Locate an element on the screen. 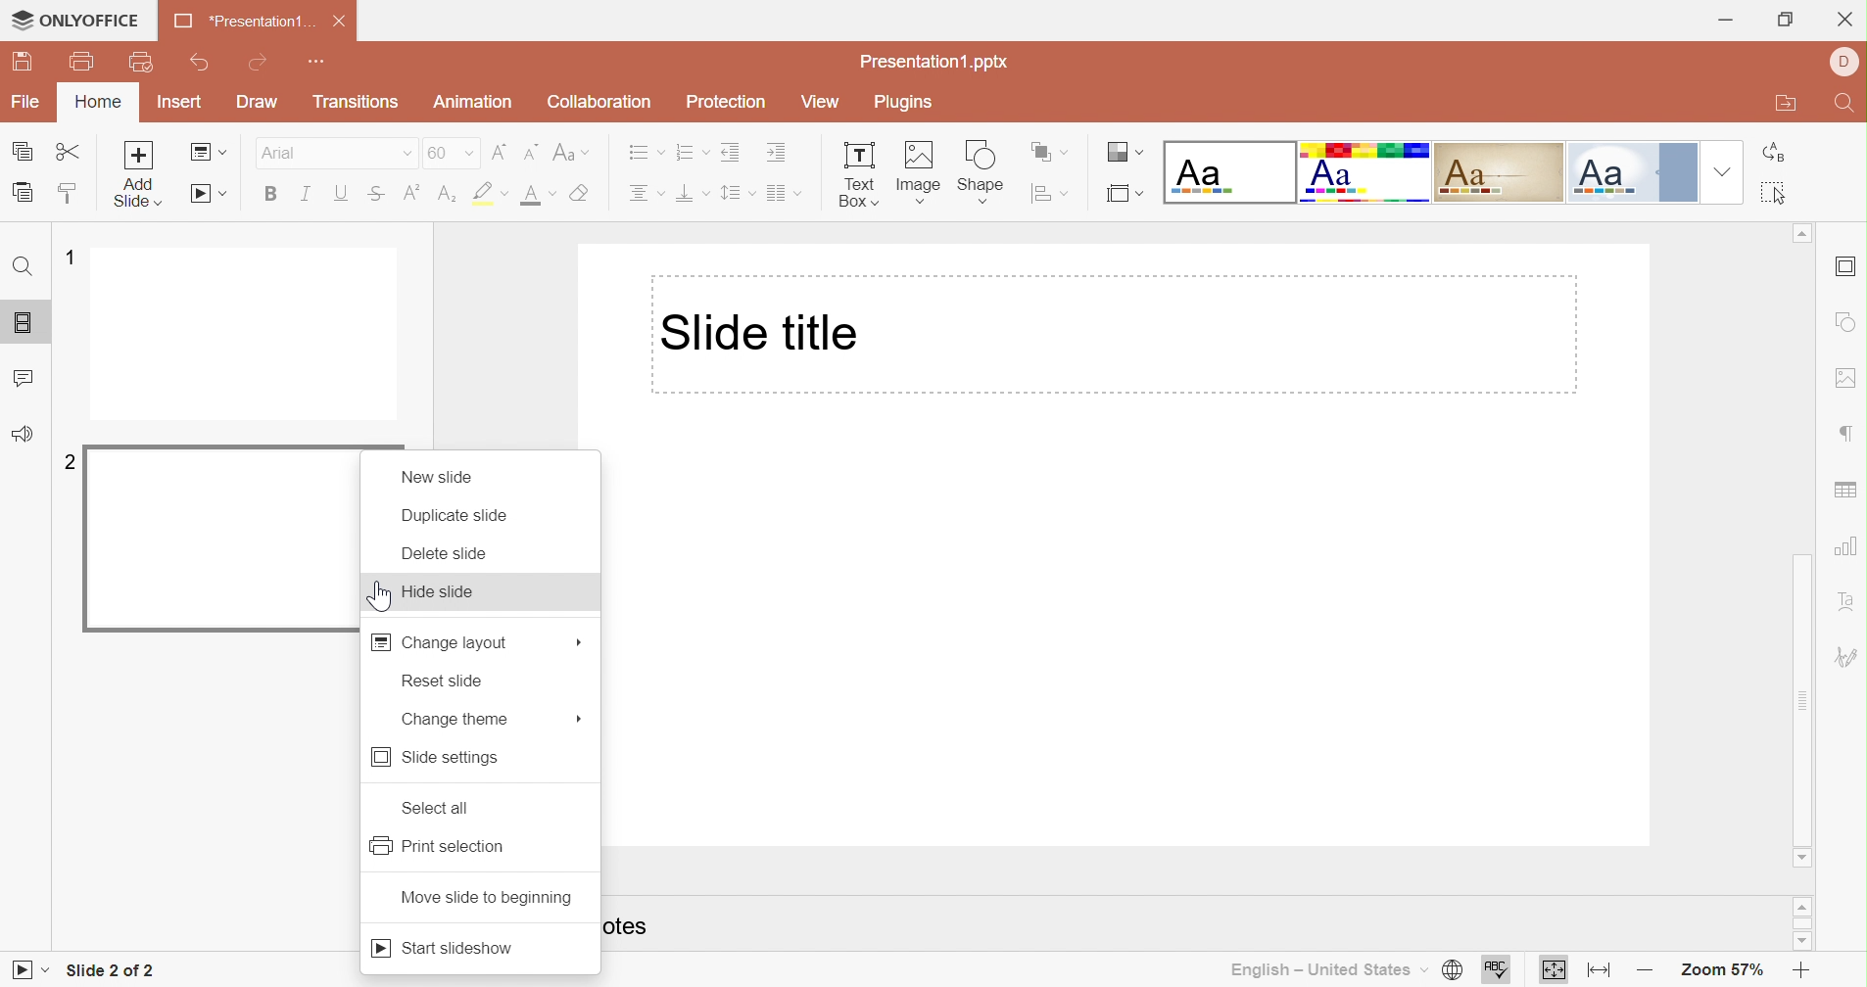 Image resolution: width=1867 pixels, height=987 pixels. Arrange shapes is located at coordinates (1050, 150).